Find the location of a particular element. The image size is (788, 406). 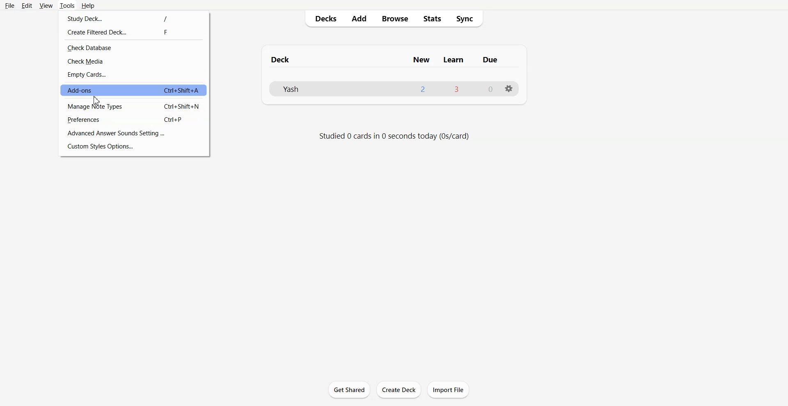

Help is located at coordinates (88, 5).